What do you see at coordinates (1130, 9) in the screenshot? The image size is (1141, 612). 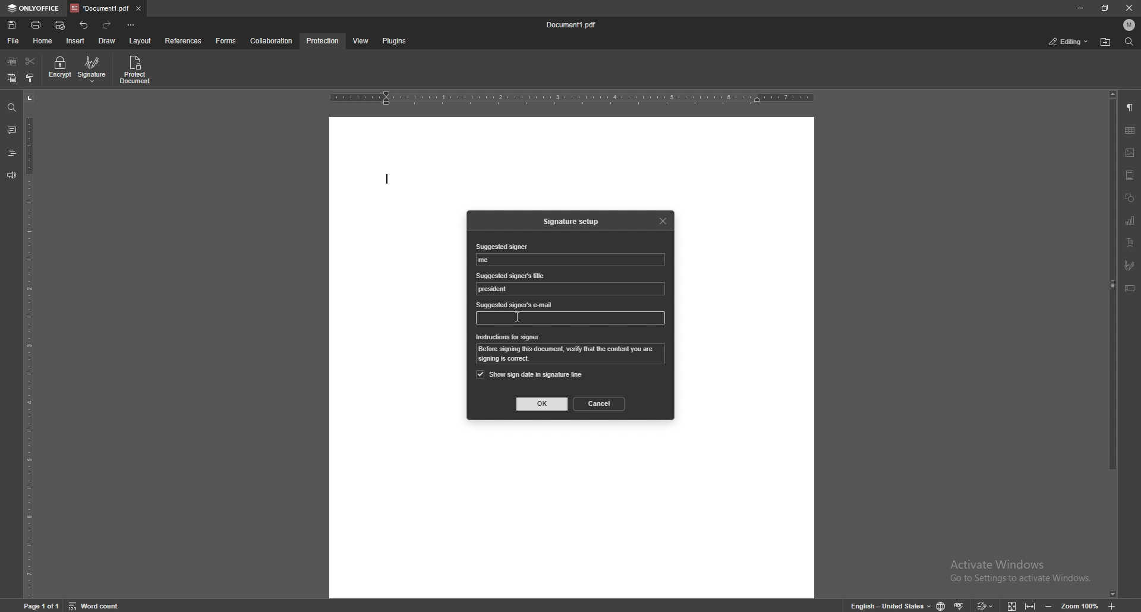 I see `close` at bounding box center [1130, 9].